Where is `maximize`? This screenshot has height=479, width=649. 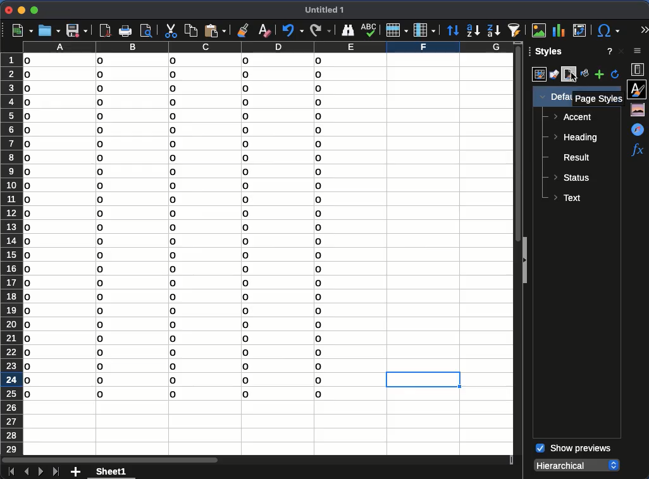
maximize is located at coordinates (35, 11).